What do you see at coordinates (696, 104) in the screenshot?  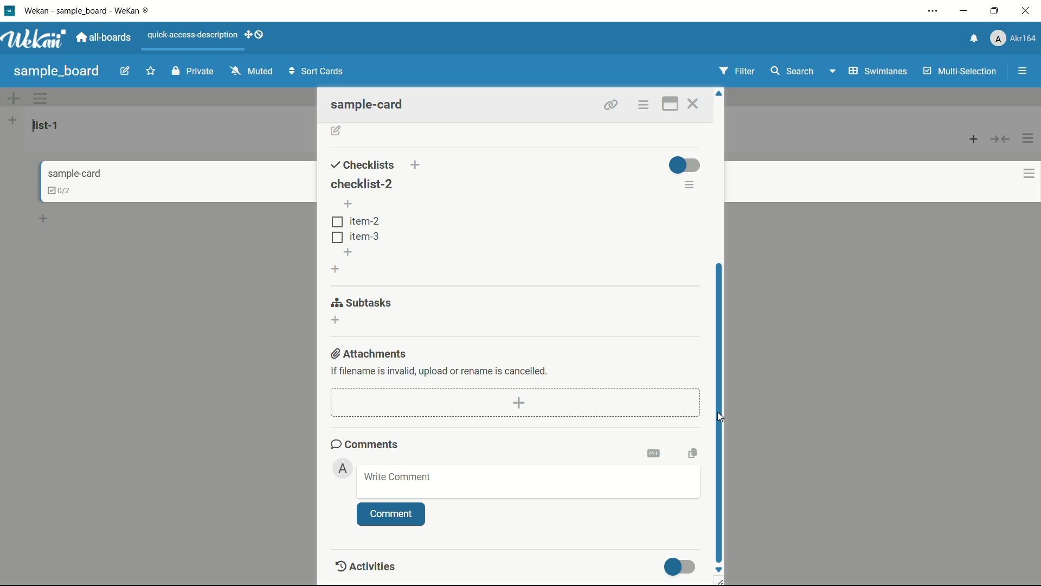 I see `close card` at bounding box center [696, 104].